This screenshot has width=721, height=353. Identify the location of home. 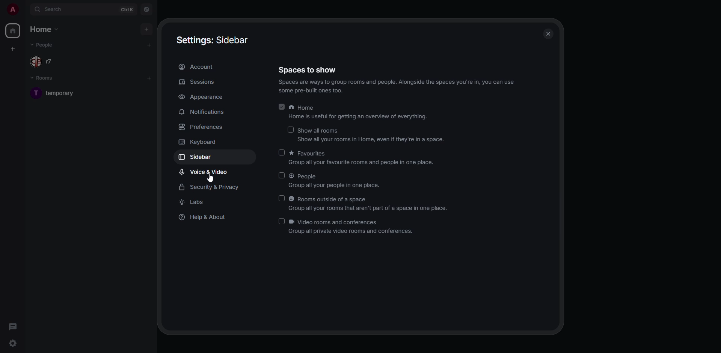
(45, 29).